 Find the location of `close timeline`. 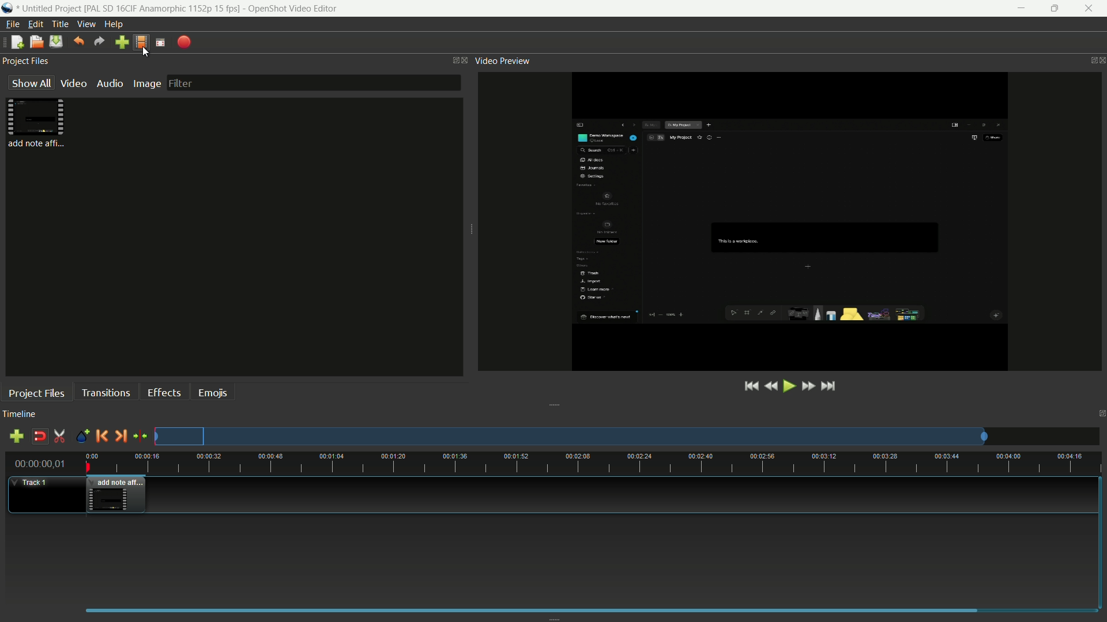

close timeline is located at coordinates (1100, 412).